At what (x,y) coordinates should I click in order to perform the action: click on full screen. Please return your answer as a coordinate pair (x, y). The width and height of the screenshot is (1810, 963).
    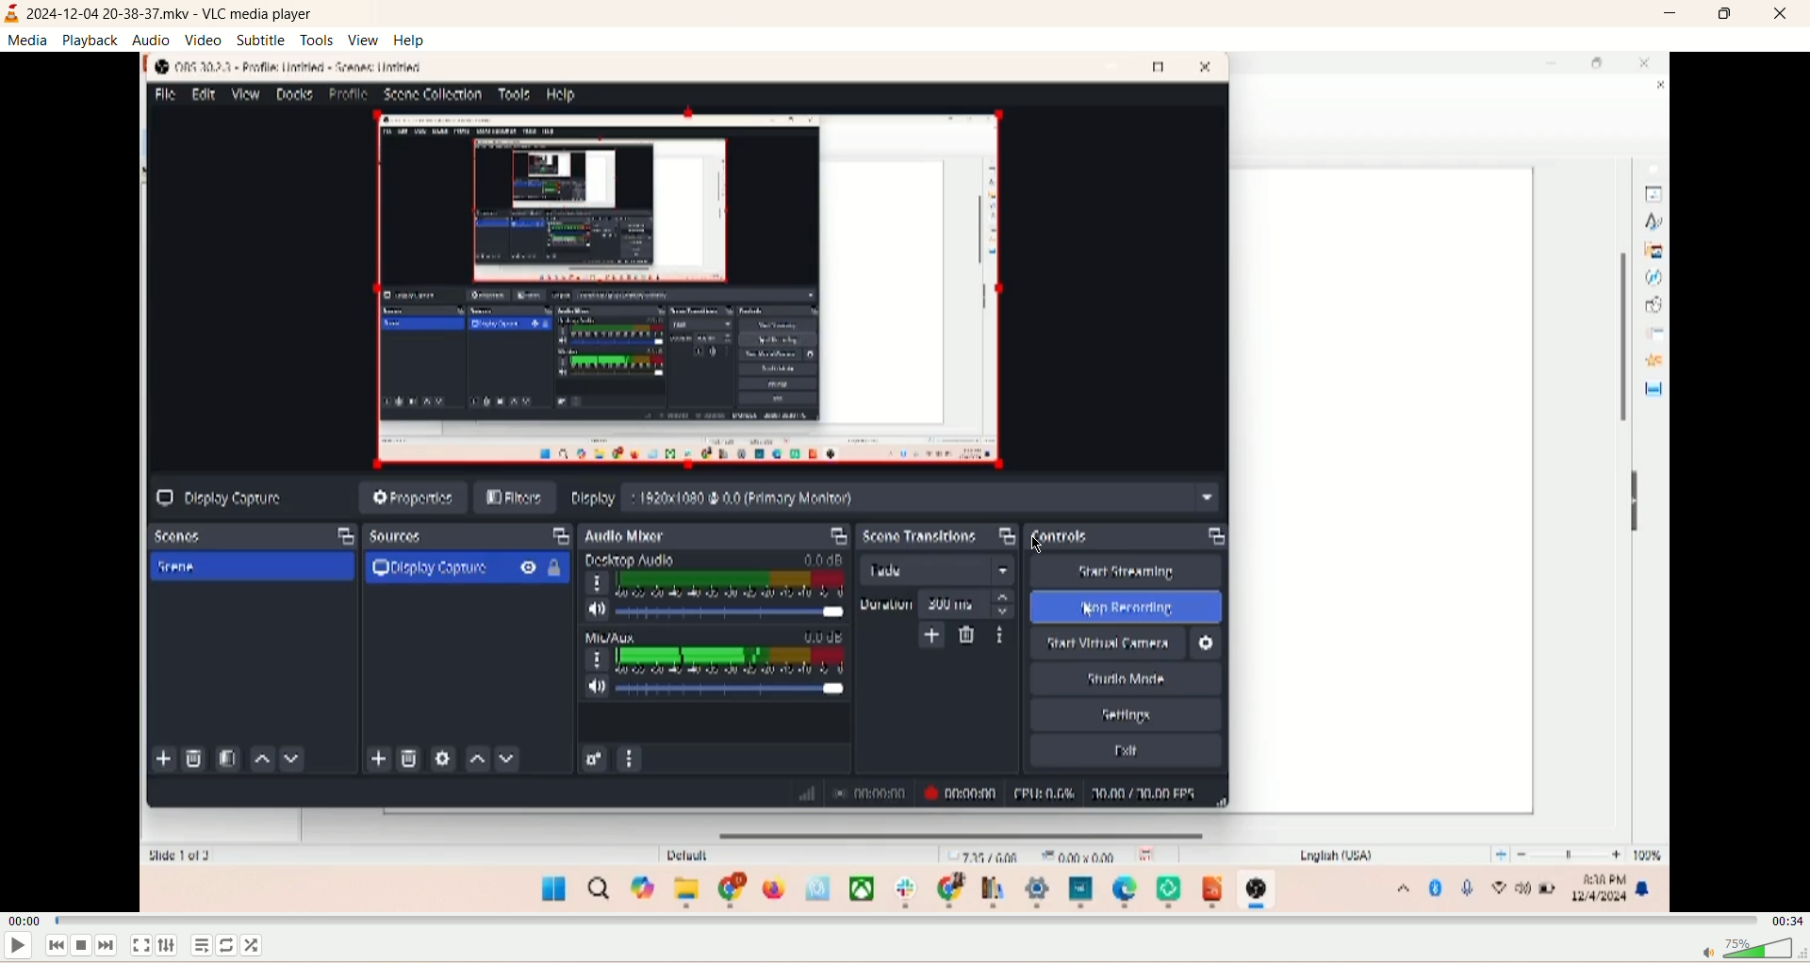
    Looking at the image, I should click on (140, 945).